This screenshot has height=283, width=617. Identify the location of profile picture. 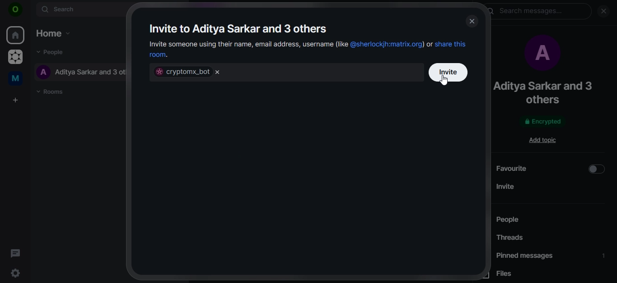
(541, 55).